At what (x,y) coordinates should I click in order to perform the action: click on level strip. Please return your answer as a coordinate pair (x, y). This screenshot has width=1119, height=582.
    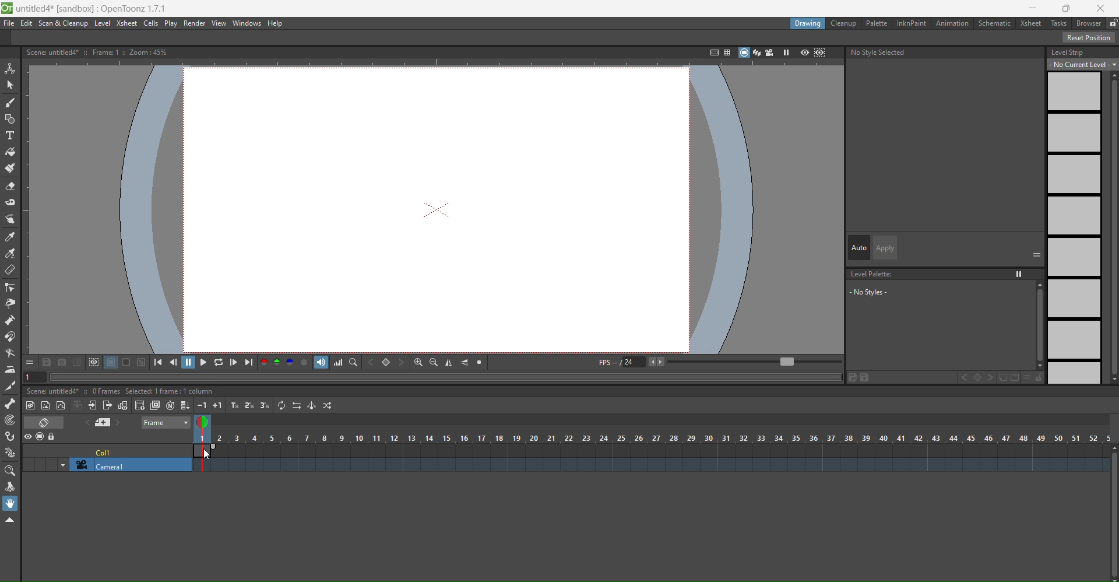
    Looking at the image, I should click on (1068, 52).